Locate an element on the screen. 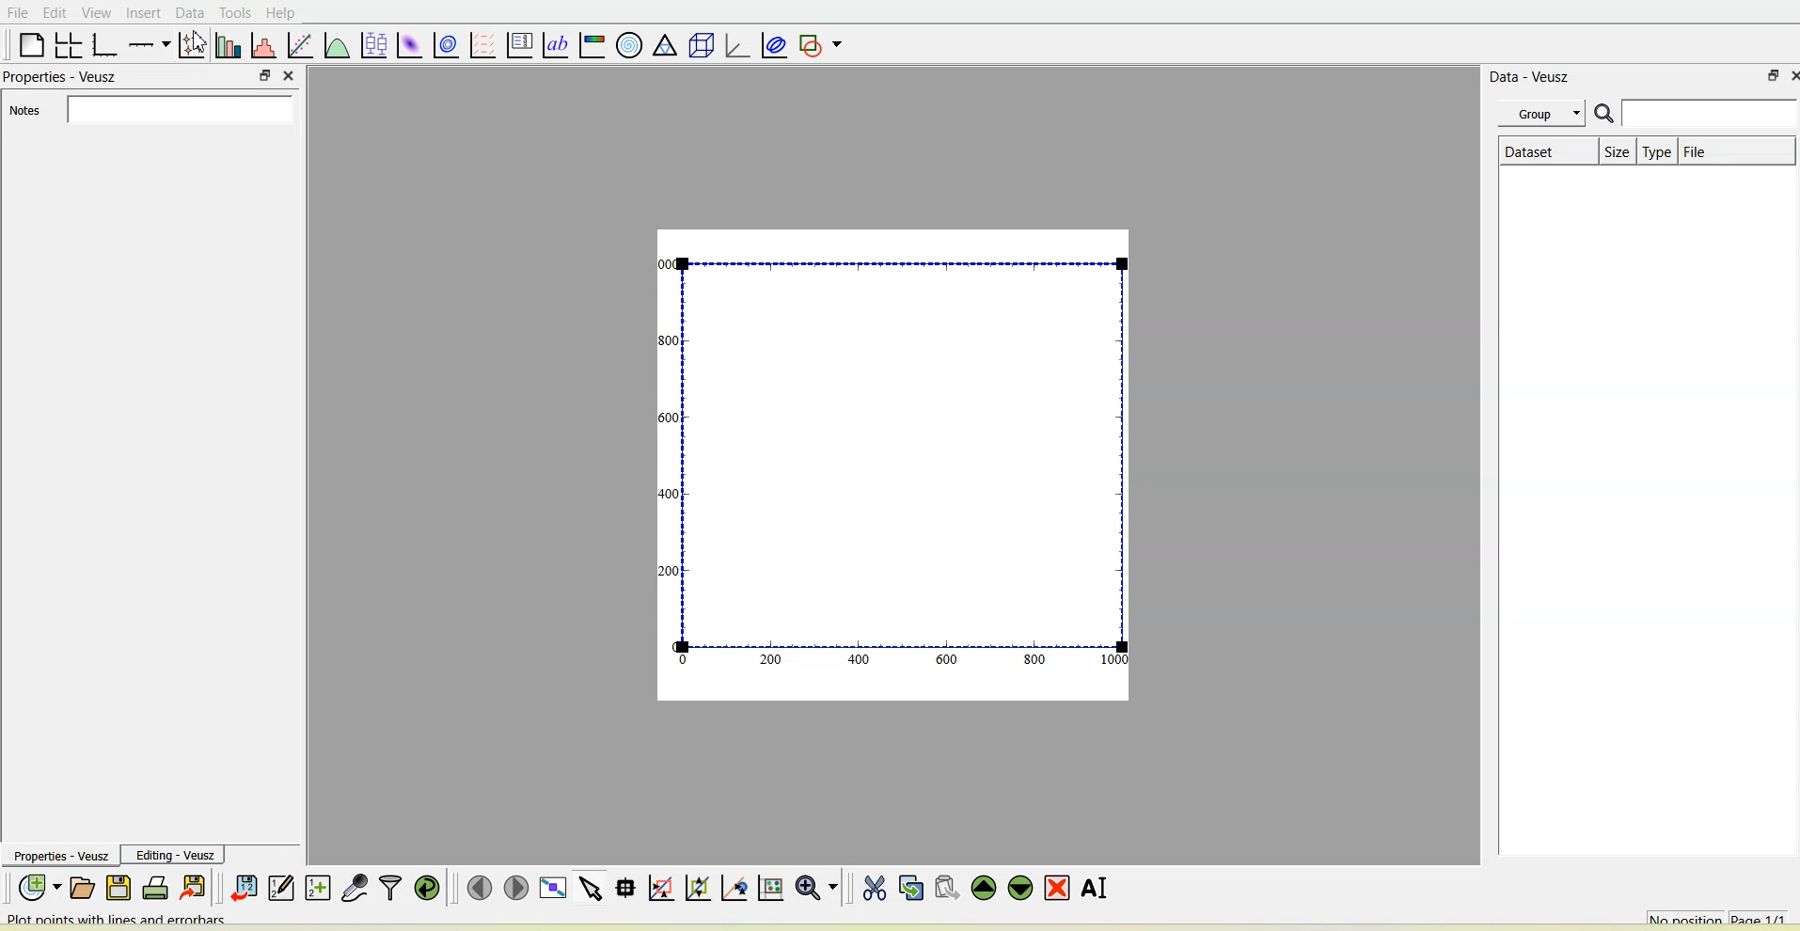 The width and height of the screenshot is (1800, 931). Add an axis to the plot is located at coordinates (148, 44).